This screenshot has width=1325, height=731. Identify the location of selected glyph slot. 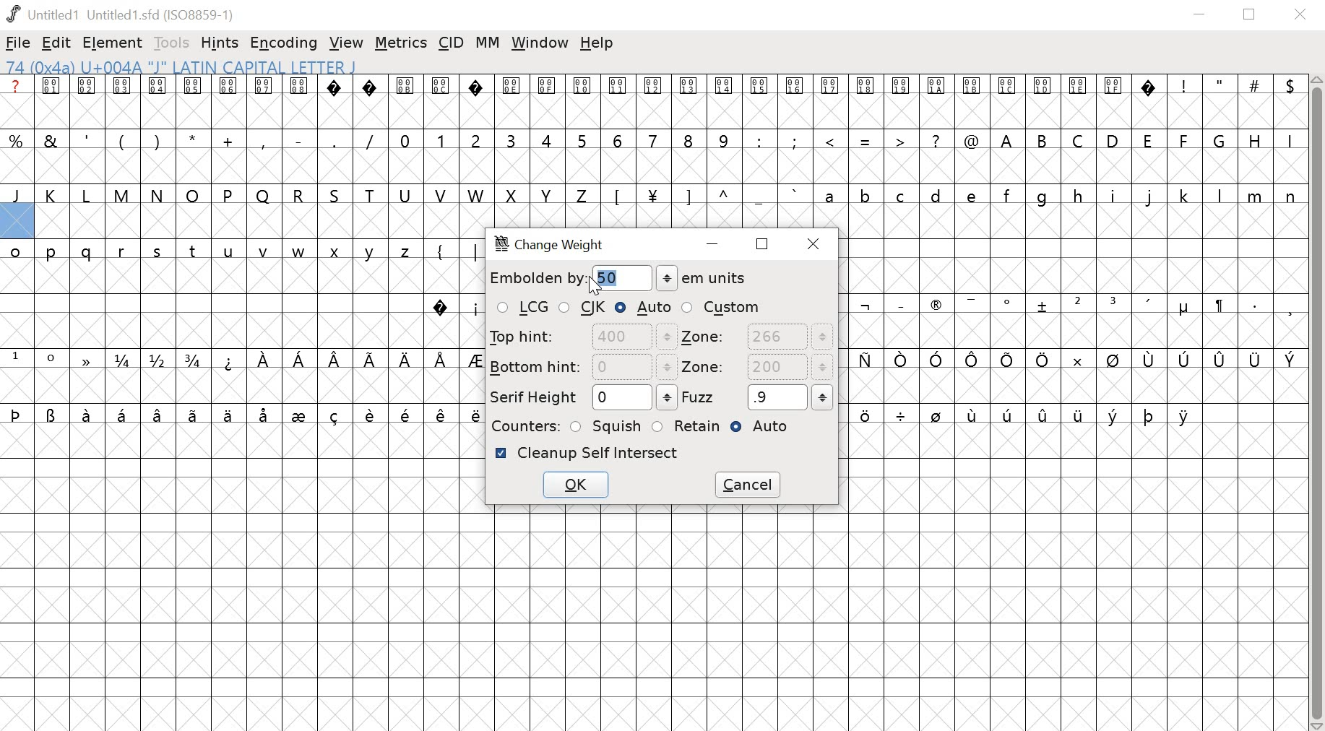
(17, 222).